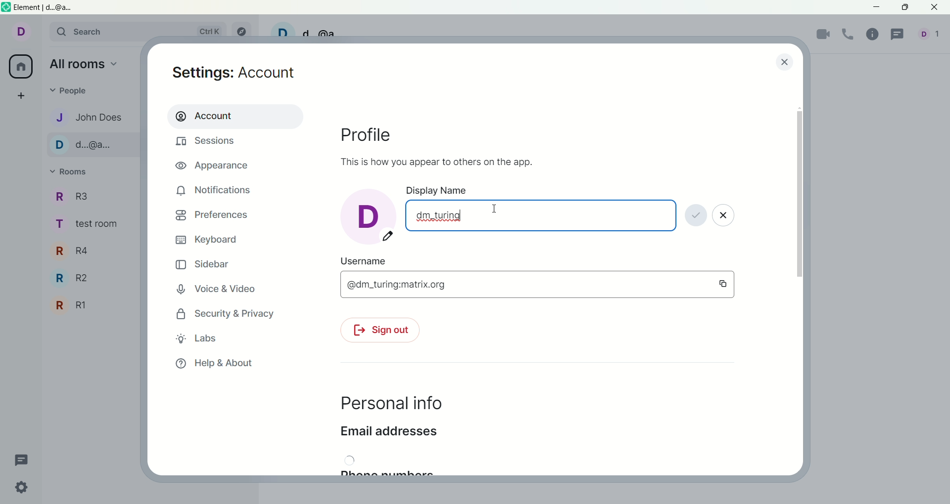 The image size is (950, 504). I want to click on @dm_turing:matrix.org, so click(539, 283).